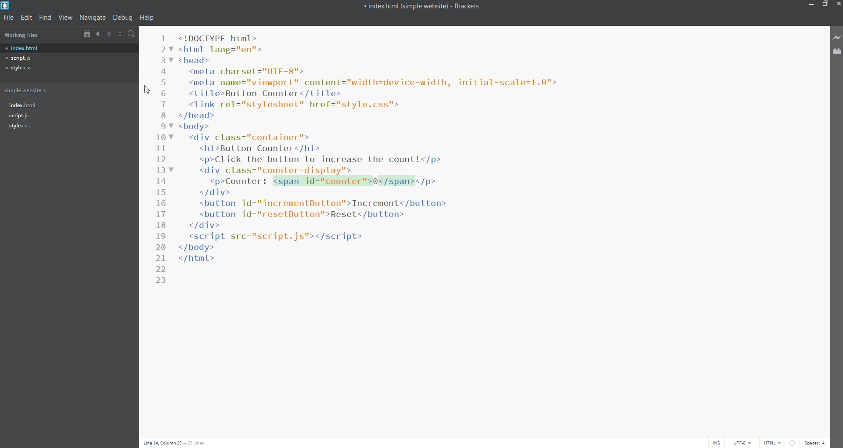  Describe the element at coordinates (838, 54) in the screenshot. I see `extension manager` at that location.